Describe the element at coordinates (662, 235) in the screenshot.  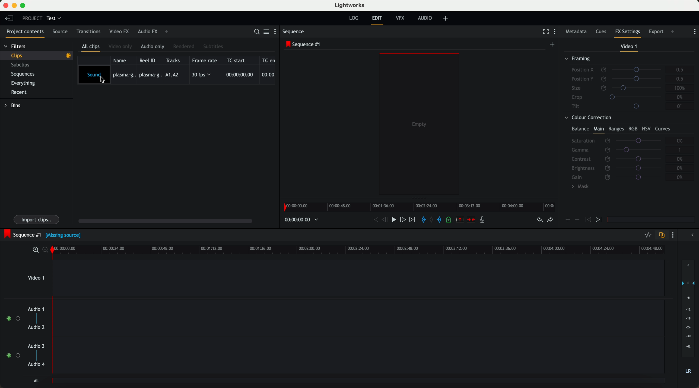
I see `toggle auto track sync` at that location.